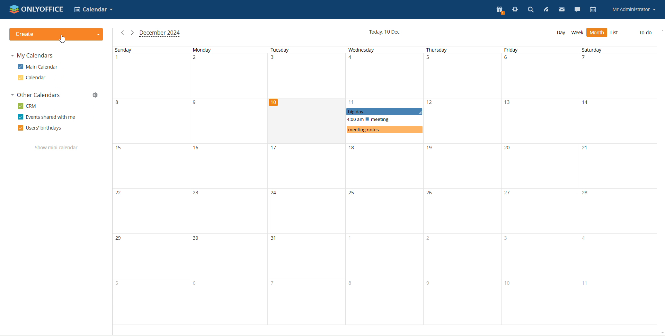  Describe the element at coordinates (56, 149) in the screenshot. I see `show mini calendar` at that location.